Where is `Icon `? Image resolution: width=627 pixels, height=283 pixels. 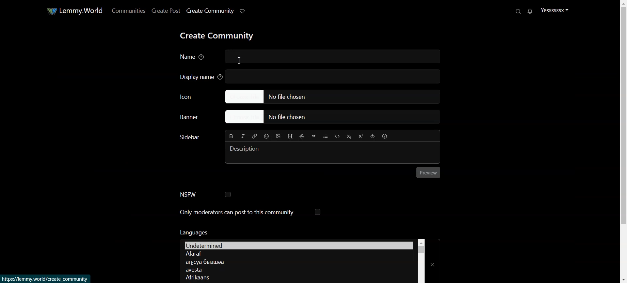
Icon  is located at coordinates (196, 96).